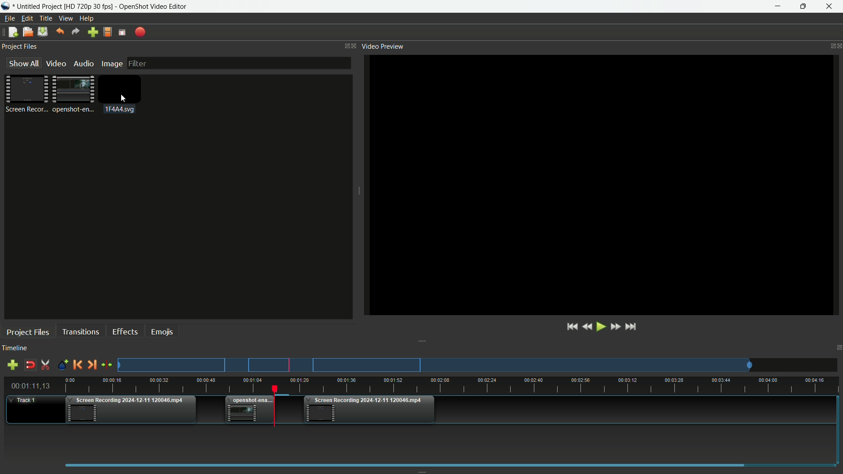 The width and height of the screenshot is (843, 474). What do you see at coordinates (140, 32) in the screenshot?
I see `Export` at bounding box center [140, 32].